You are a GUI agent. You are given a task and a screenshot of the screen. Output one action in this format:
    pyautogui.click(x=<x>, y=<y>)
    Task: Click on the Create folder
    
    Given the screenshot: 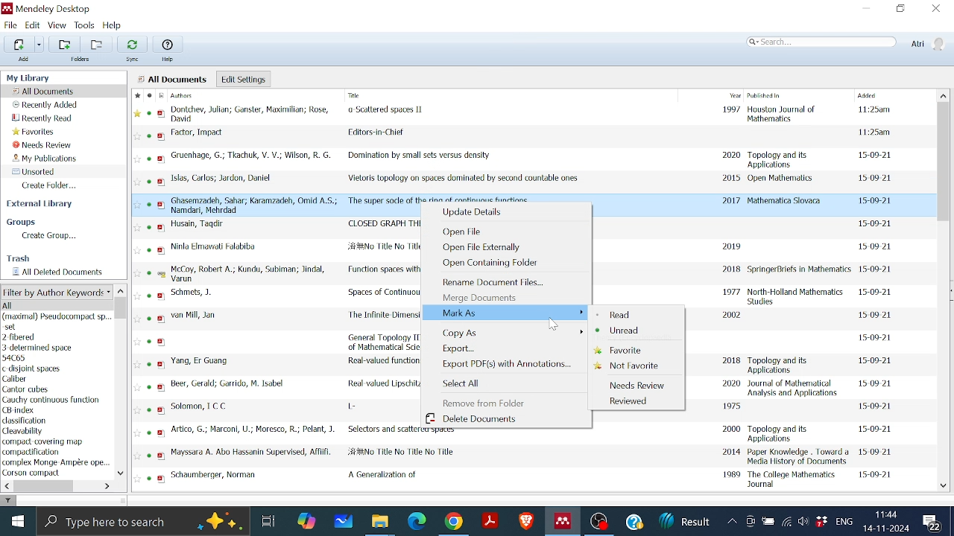 What is the action you would take?
    pyautogui.click(x=47, y=185)
    